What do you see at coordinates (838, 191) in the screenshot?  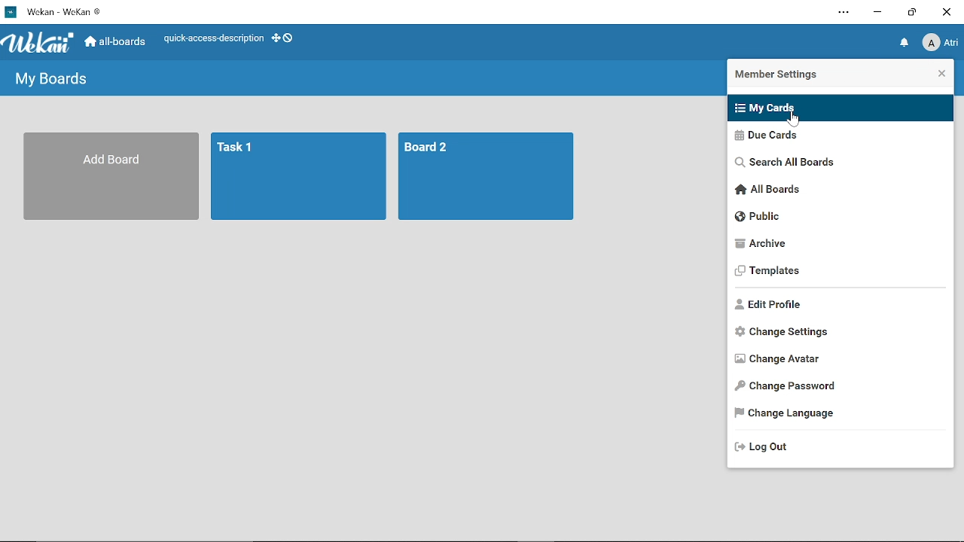 I see `All boards` at bounding box center [838, 191].